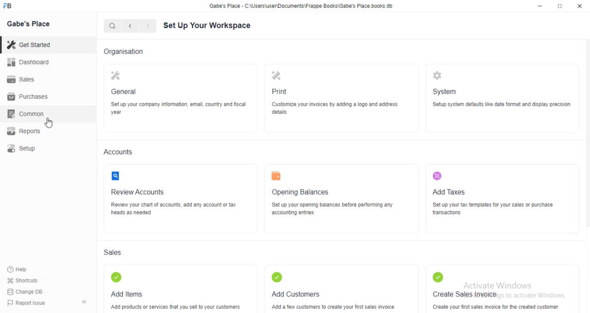 The image size is (590, 313). I want to click on Set up your opening balances before performing any accounting entries nd, so click(332, 209).